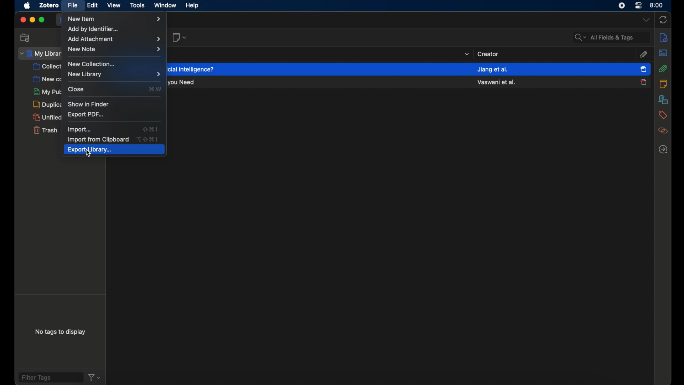  Describe the element at coordinates (639, 5) in the screenshot. I see `control center` at that location.